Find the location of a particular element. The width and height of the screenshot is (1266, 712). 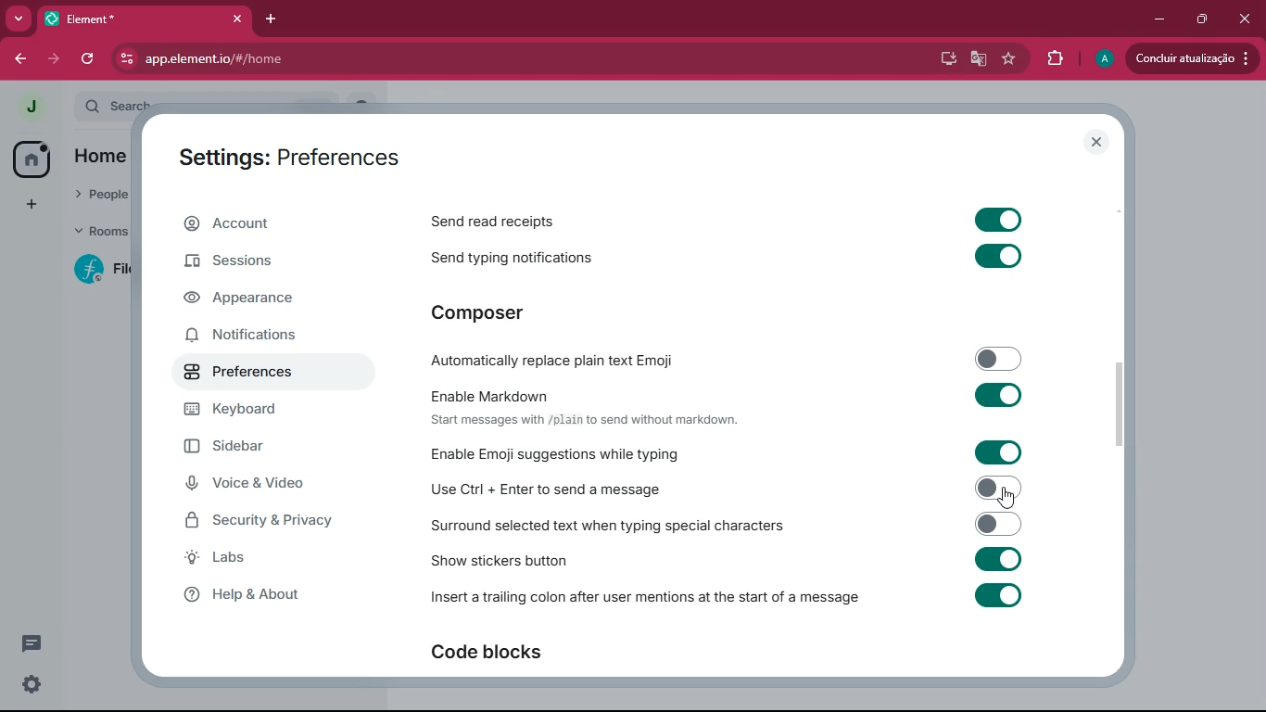

home is located at coordinates (32, 160).